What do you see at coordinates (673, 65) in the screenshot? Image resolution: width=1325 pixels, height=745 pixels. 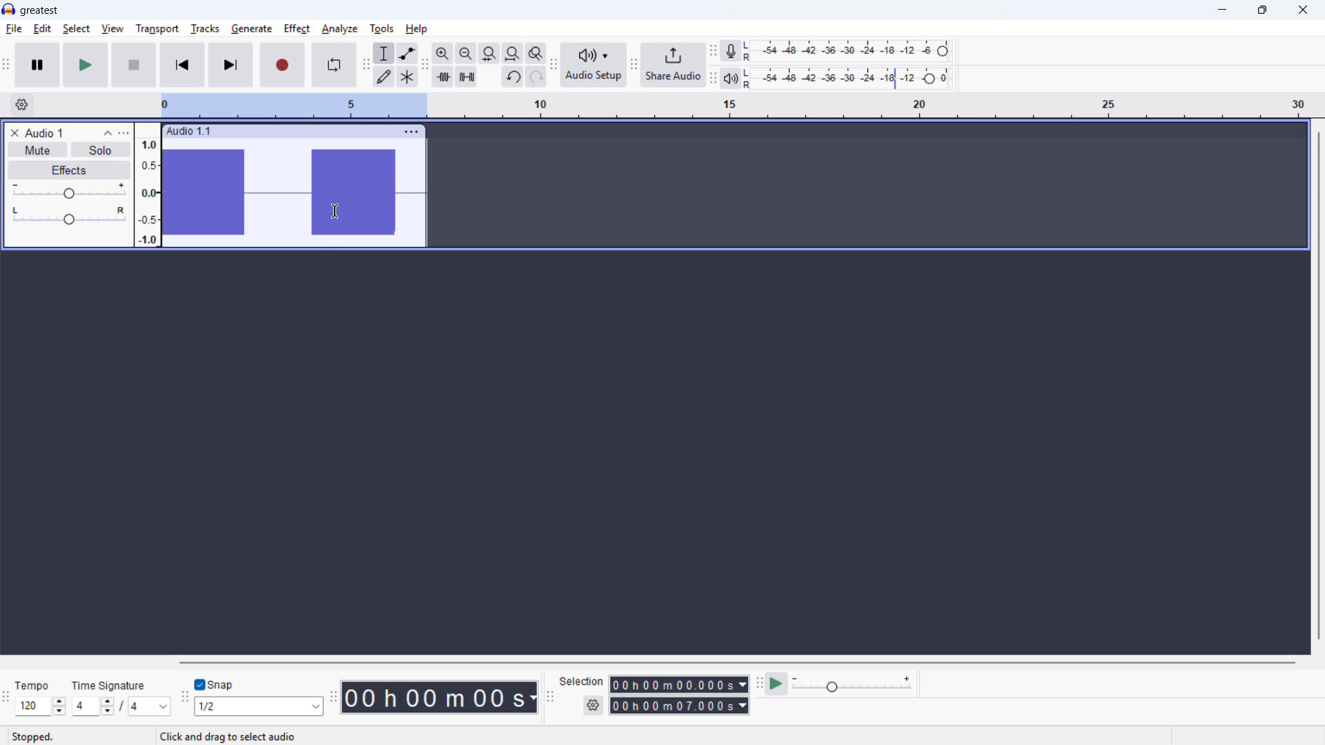 I see `Share audio ` at bounding box center [673, 65].